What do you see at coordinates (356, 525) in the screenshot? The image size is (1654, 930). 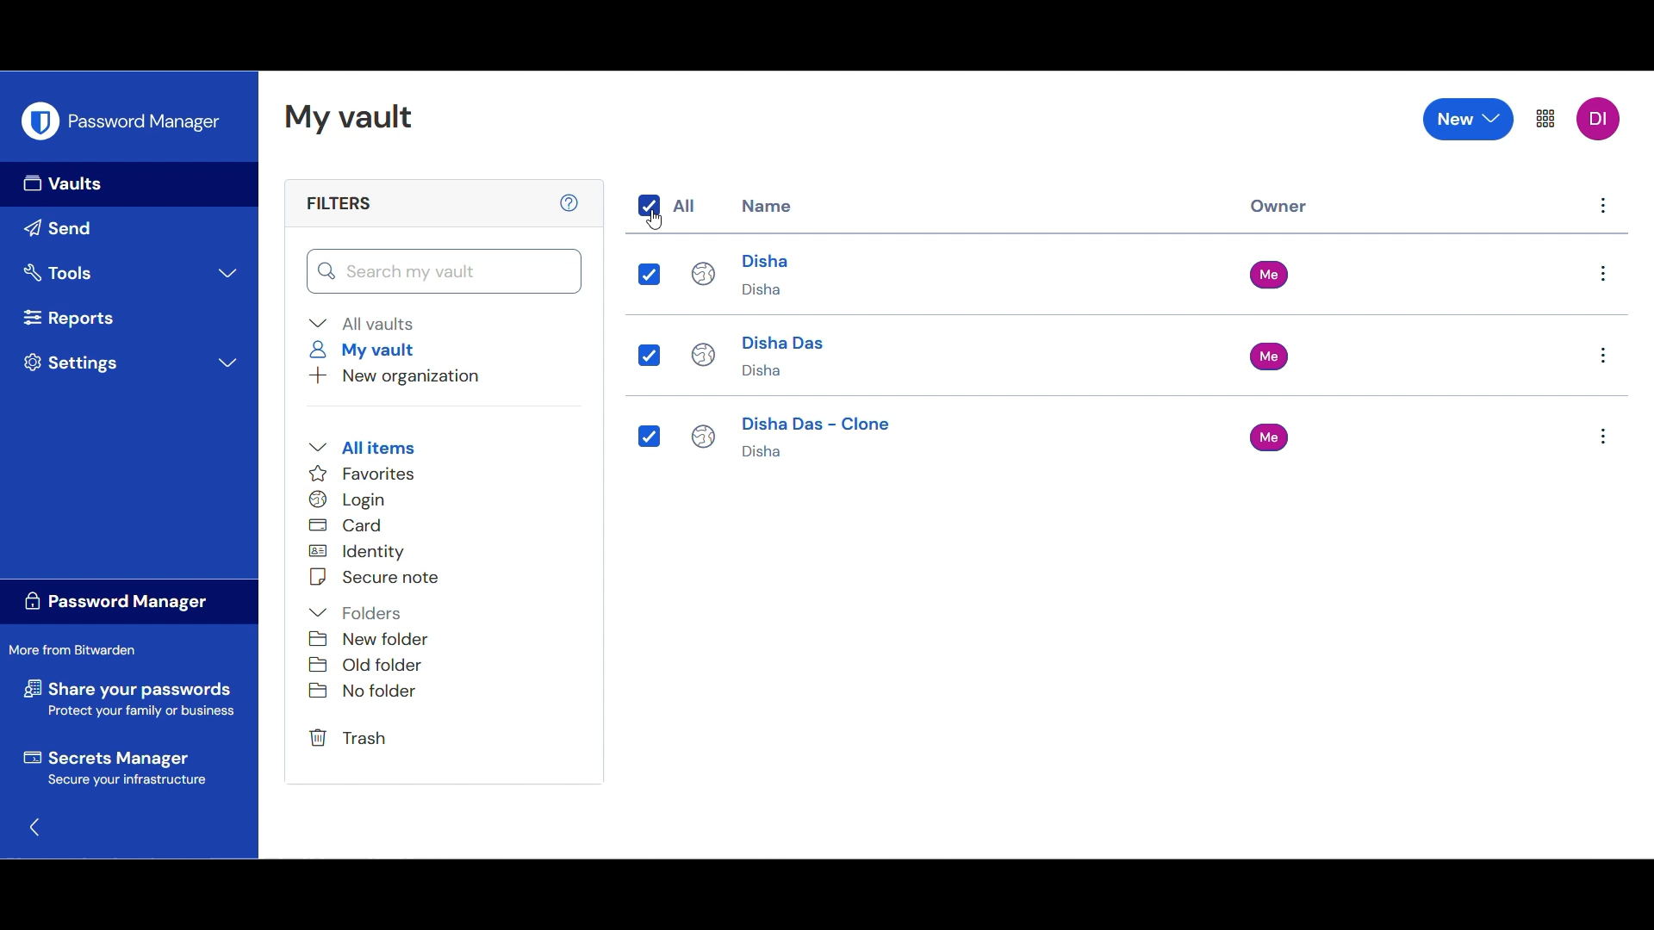 I see `Card` at bounding box center [356, 525].